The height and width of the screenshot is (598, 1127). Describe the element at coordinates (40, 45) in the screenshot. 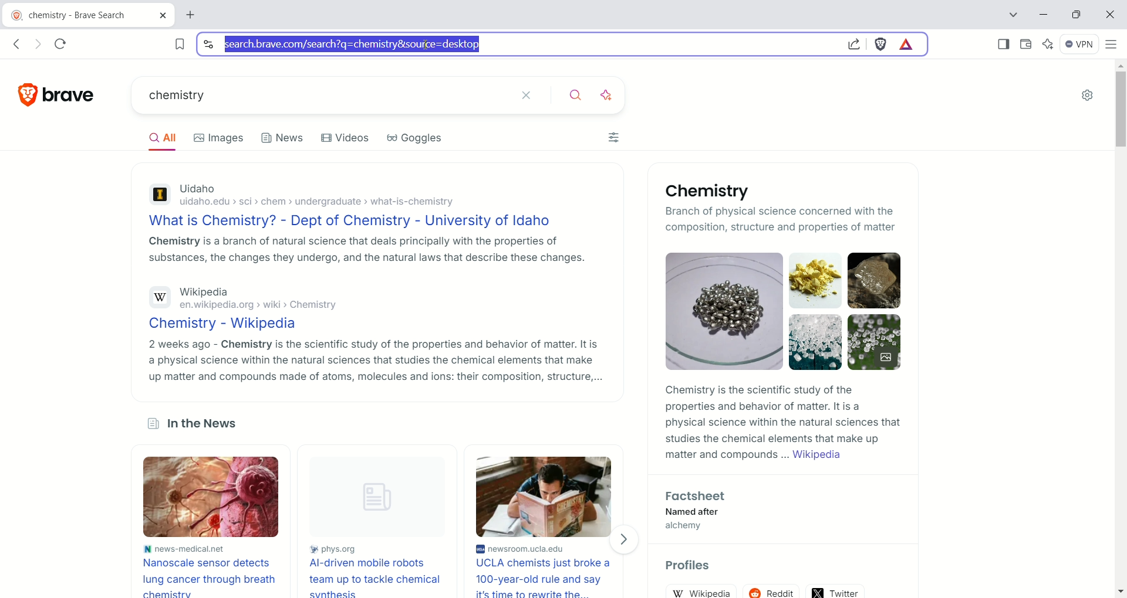

I see `go forward` at that location.